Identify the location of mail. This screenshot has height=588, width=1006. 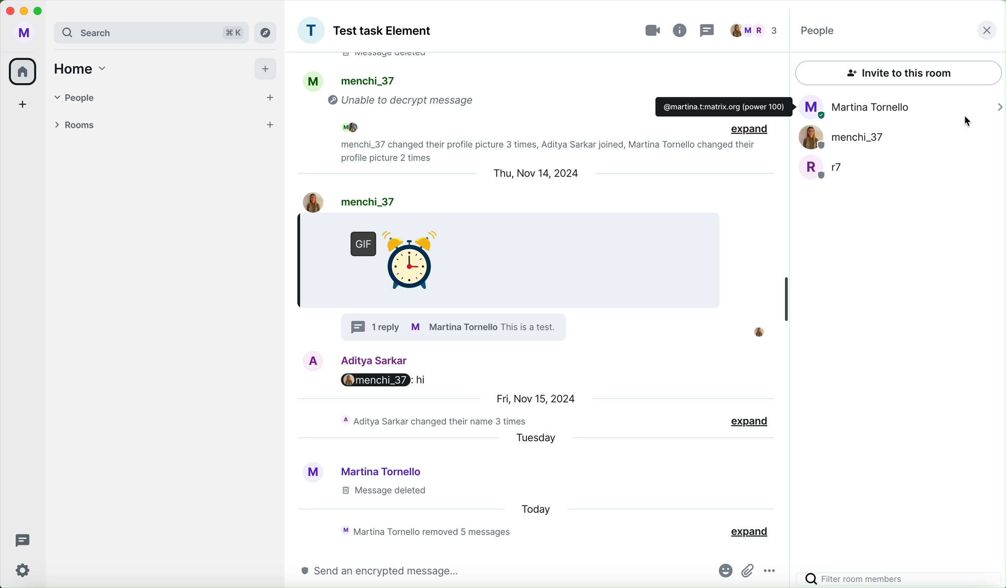
(724, 107).